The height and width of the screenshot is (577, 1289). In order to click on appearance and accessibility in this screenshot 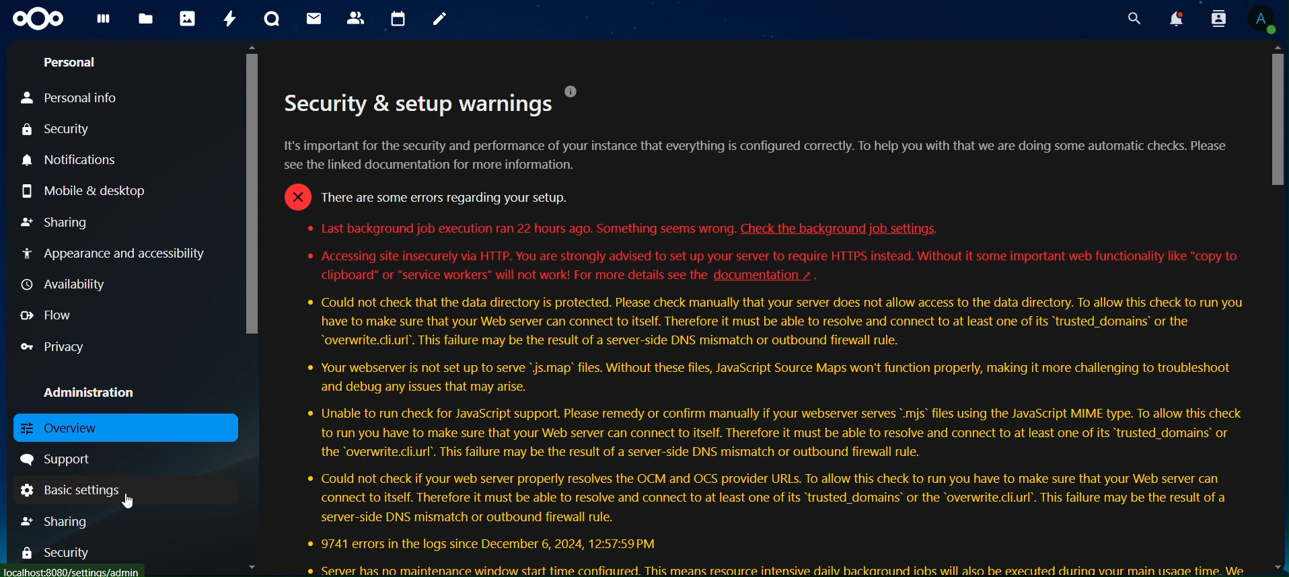, I will do `click(116, 256)`.